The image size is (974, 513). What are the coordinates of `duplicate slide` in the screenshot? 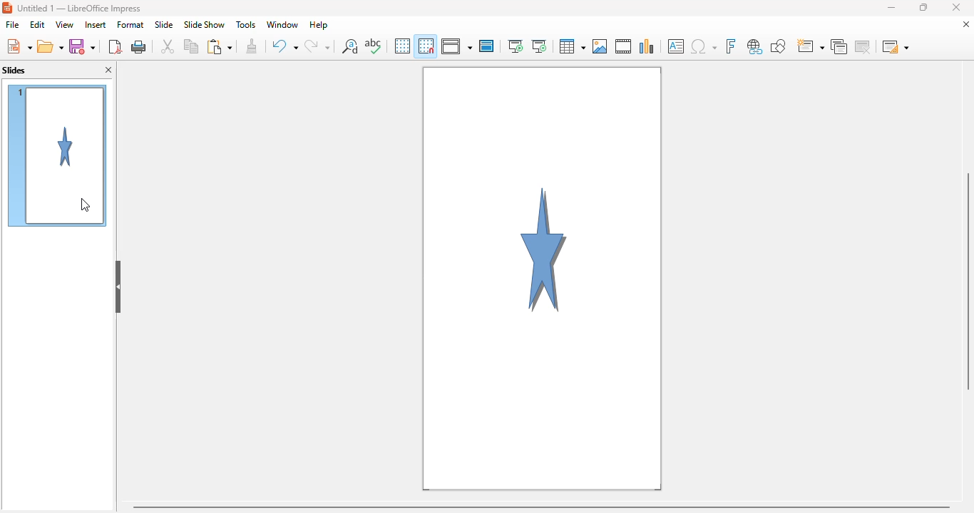 It's located at (839, 46).